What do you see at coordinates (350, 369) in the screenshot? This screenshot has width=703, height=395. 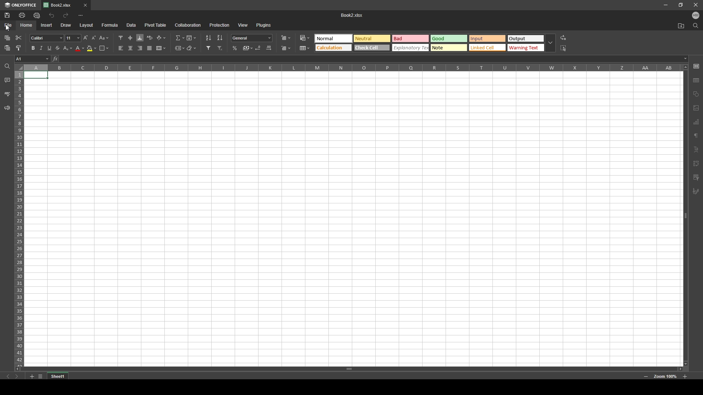 I see `horizontal scroll bar` at bounding box center [350, 369].